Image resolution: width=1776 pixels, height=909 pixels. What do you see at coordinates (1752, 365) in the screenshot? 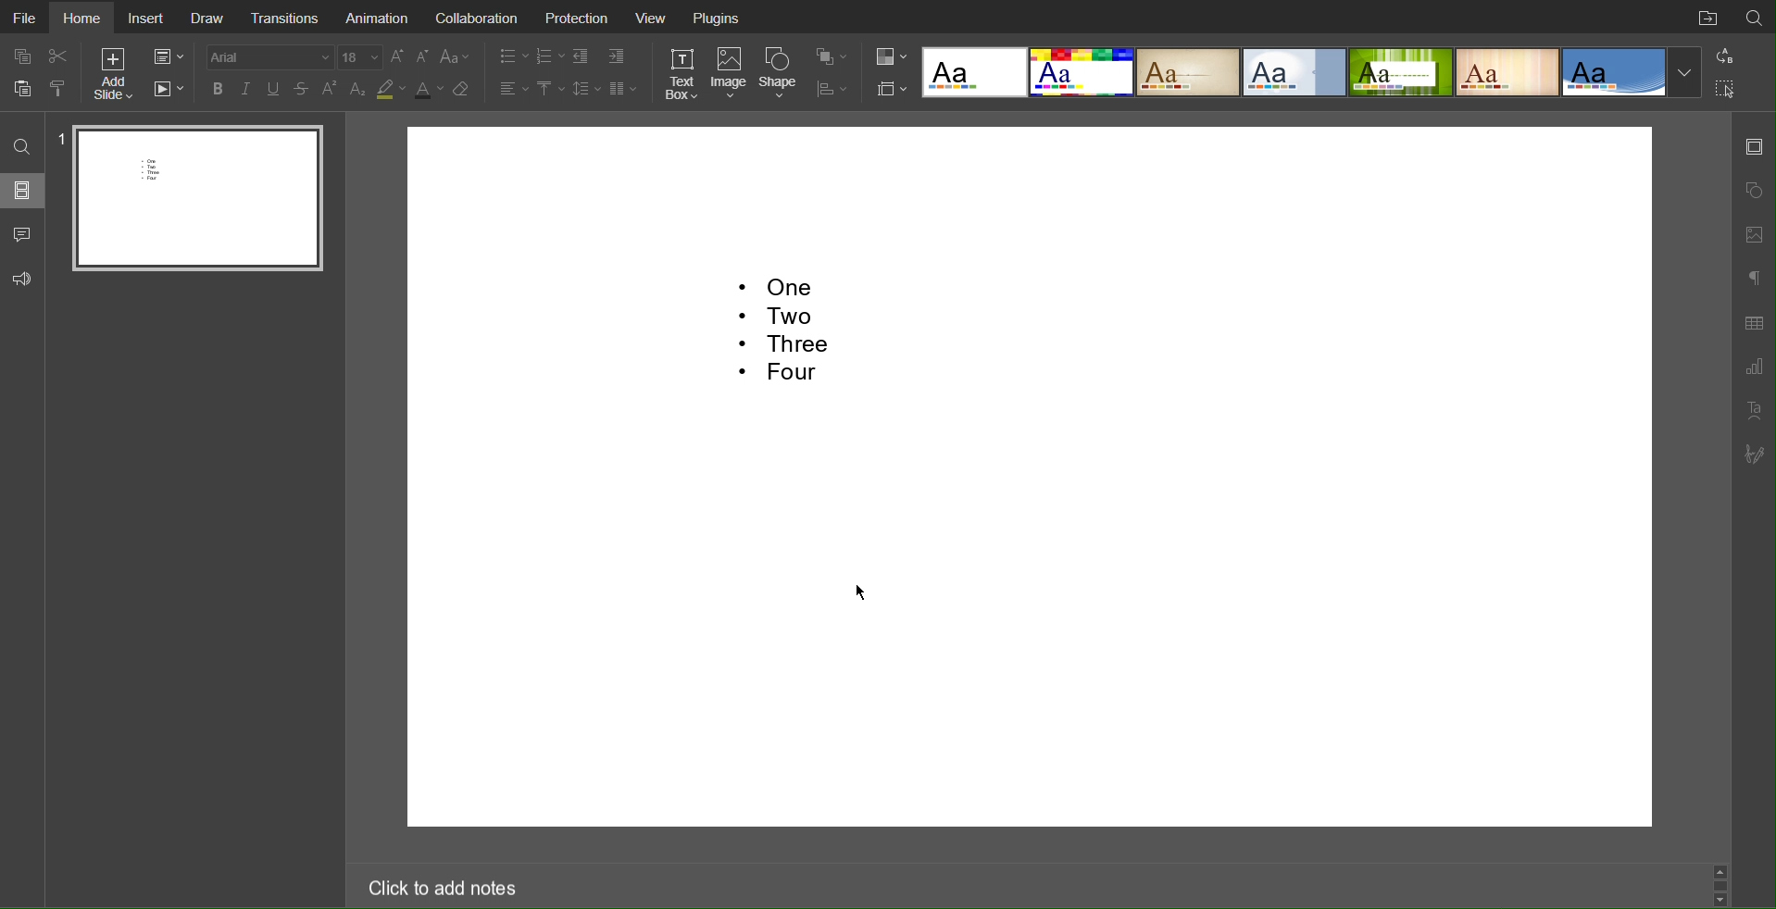
I see `Graph Settings` at bounding box center [1752, 365].